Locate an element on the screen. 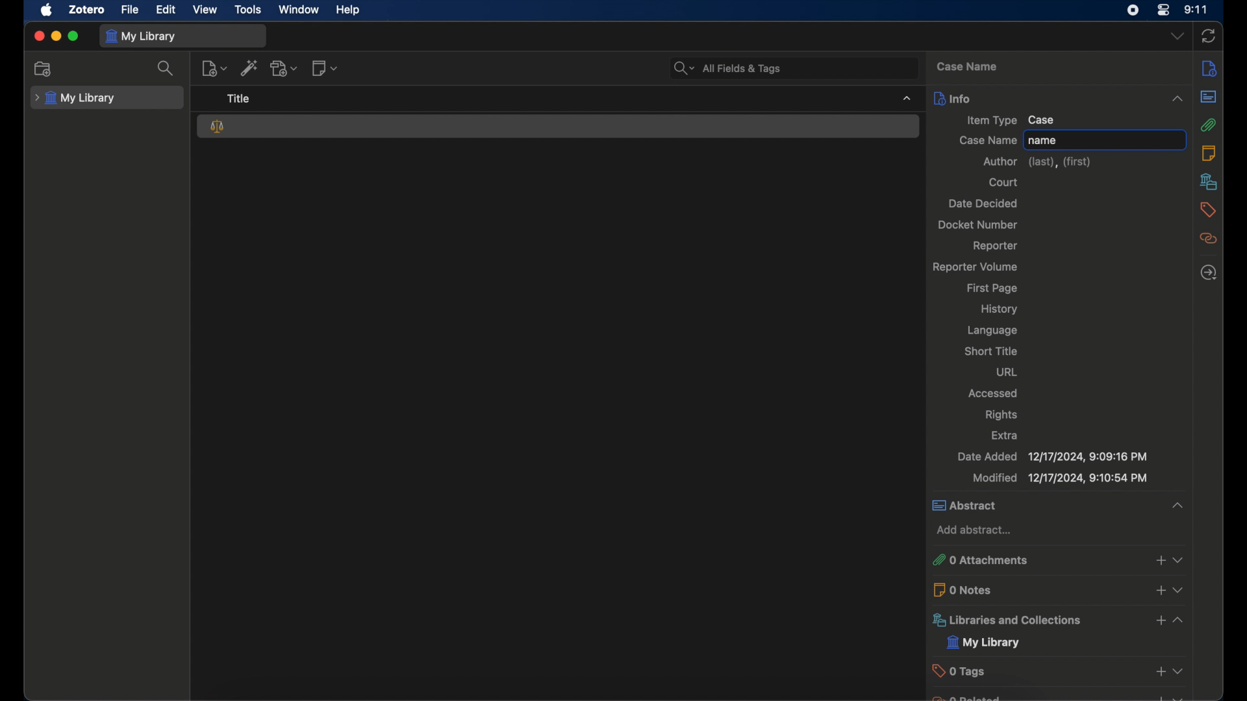 Image resolution: width=1247 pixels, height=701 pixels. minimize is located at coordinates (56, 36).